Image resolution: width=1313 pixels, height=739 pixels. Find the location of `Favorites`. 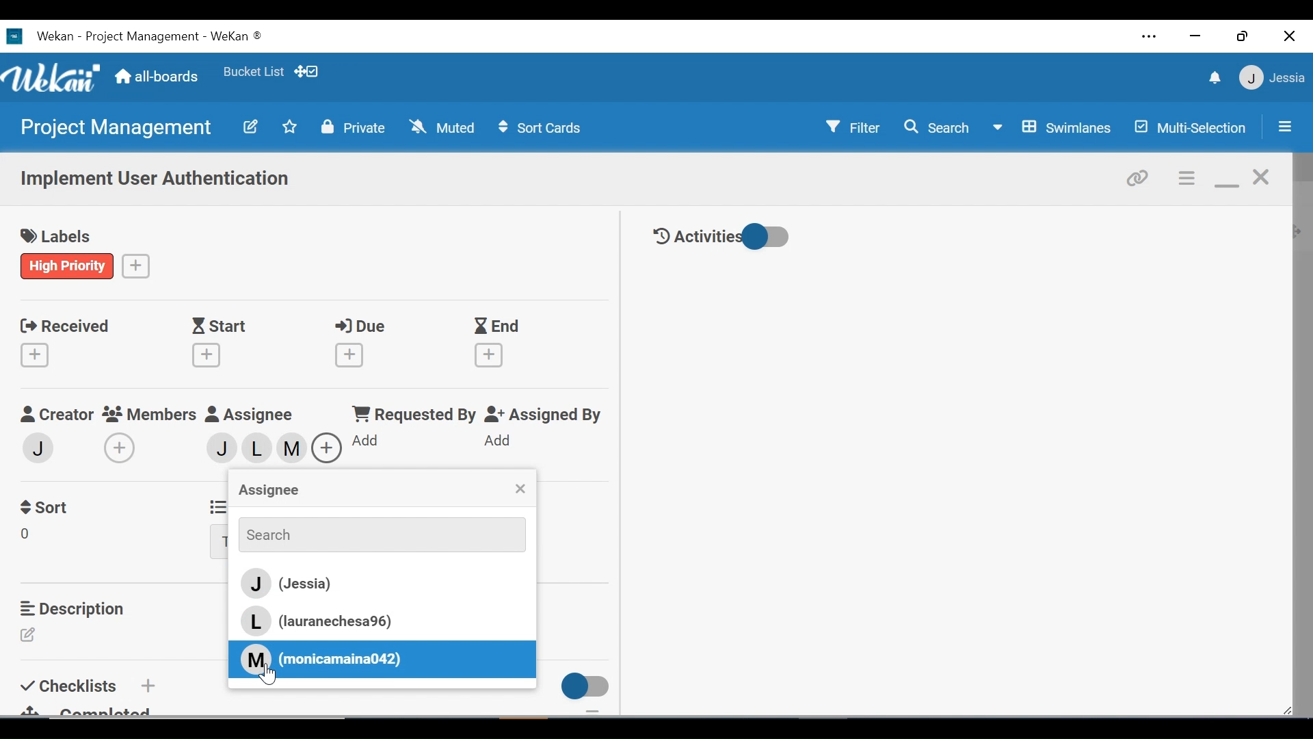

Favorites is located at coordinates (290, 126).